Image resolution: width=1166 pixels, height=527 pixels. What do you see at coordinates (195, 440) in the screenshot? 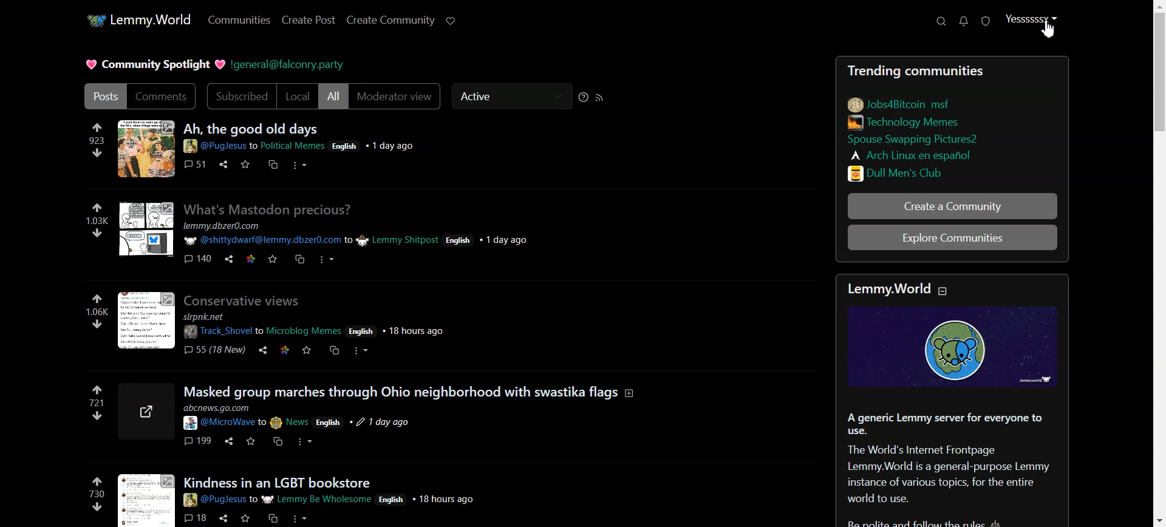
I see `comments` at bounding box center [195, 440].